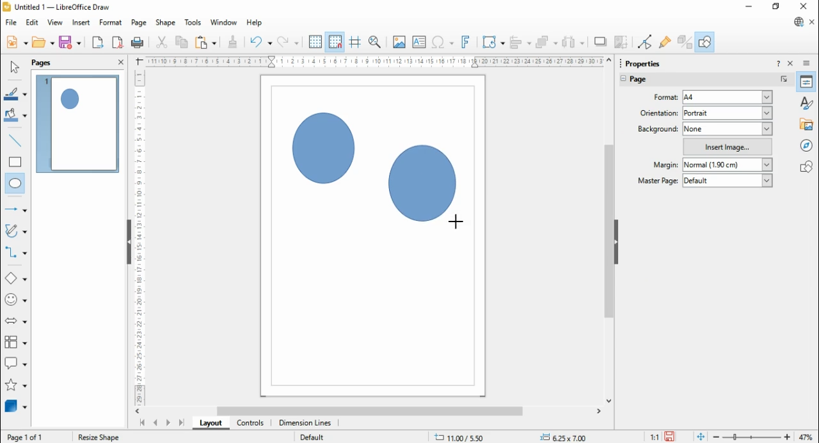 Image resolution: width=819 pixels, height=443 pixels. Describe the element at coordinates (728, 180) in the screenshot. I see `default` at that location.